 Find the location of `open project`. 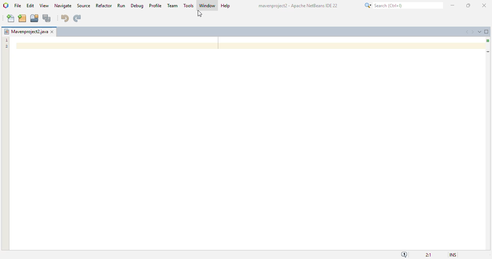

open project is located at coordinates (34, 18).